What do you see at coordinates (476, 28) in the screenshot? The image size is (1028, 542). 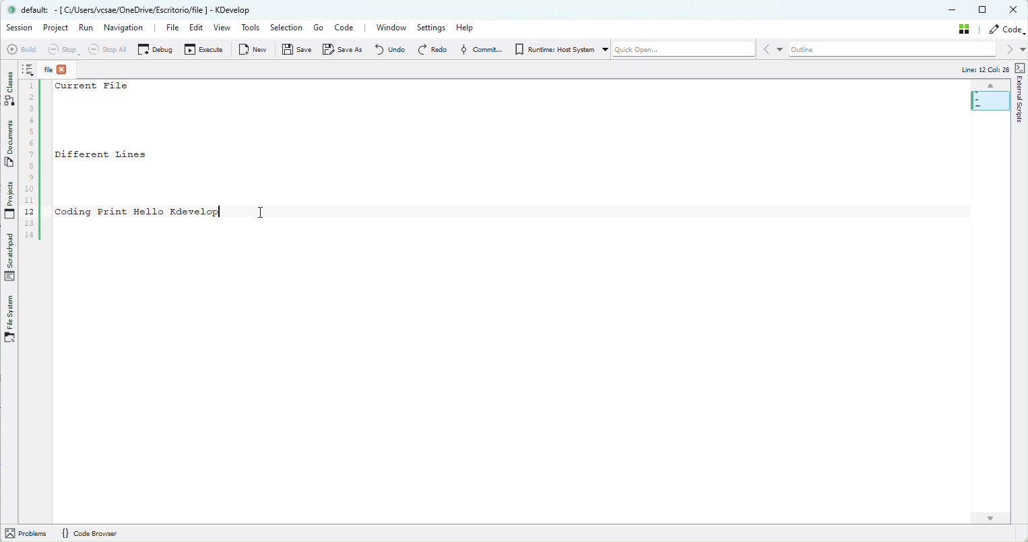 I see `Help` at bounding box center [476, 28].